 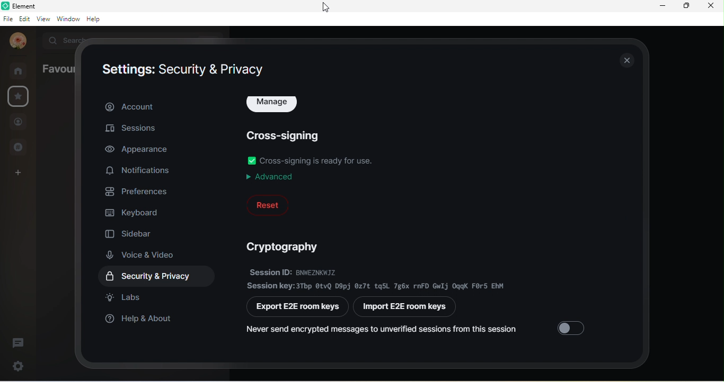 I want to click on account, so click(x=158, y=106).